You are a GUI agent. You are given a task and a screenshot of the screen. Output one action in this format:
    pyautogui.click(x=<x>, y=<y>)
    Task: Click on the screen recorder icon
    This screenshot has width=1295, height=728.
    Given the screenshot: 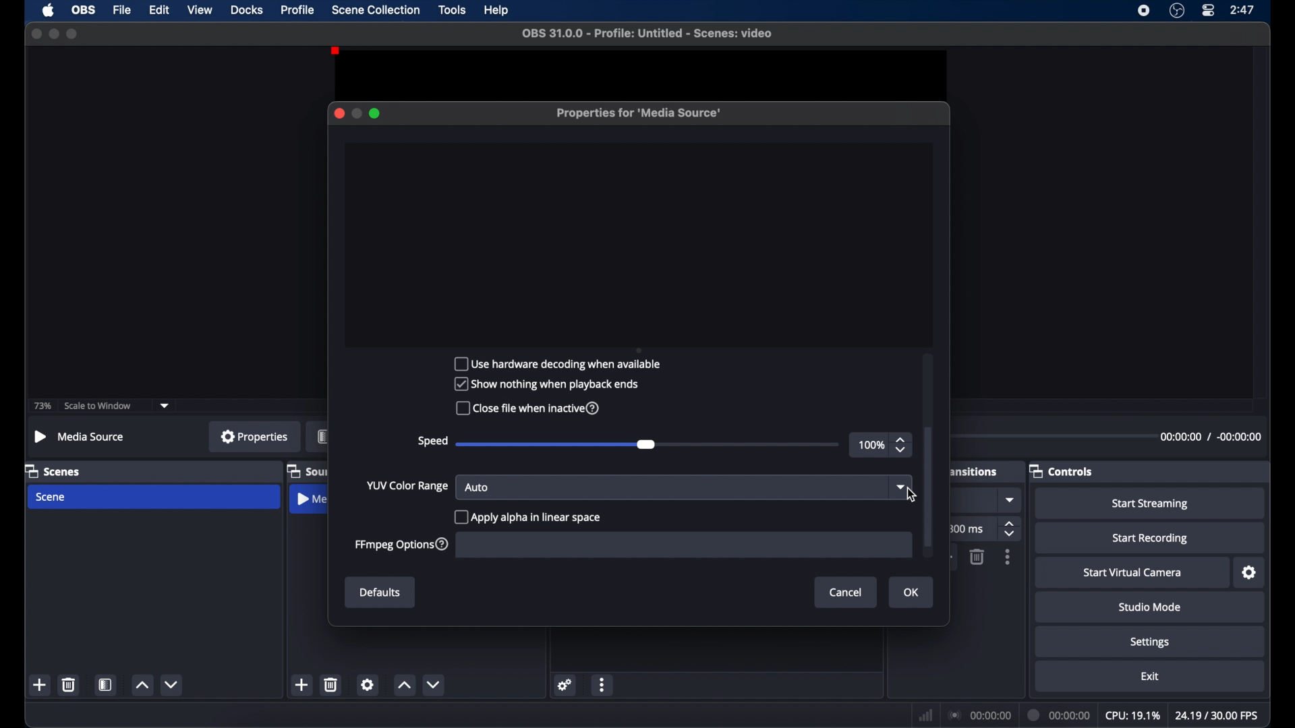 What is the action you would take?
    pyautogui.click(x=1144, y=11)
    